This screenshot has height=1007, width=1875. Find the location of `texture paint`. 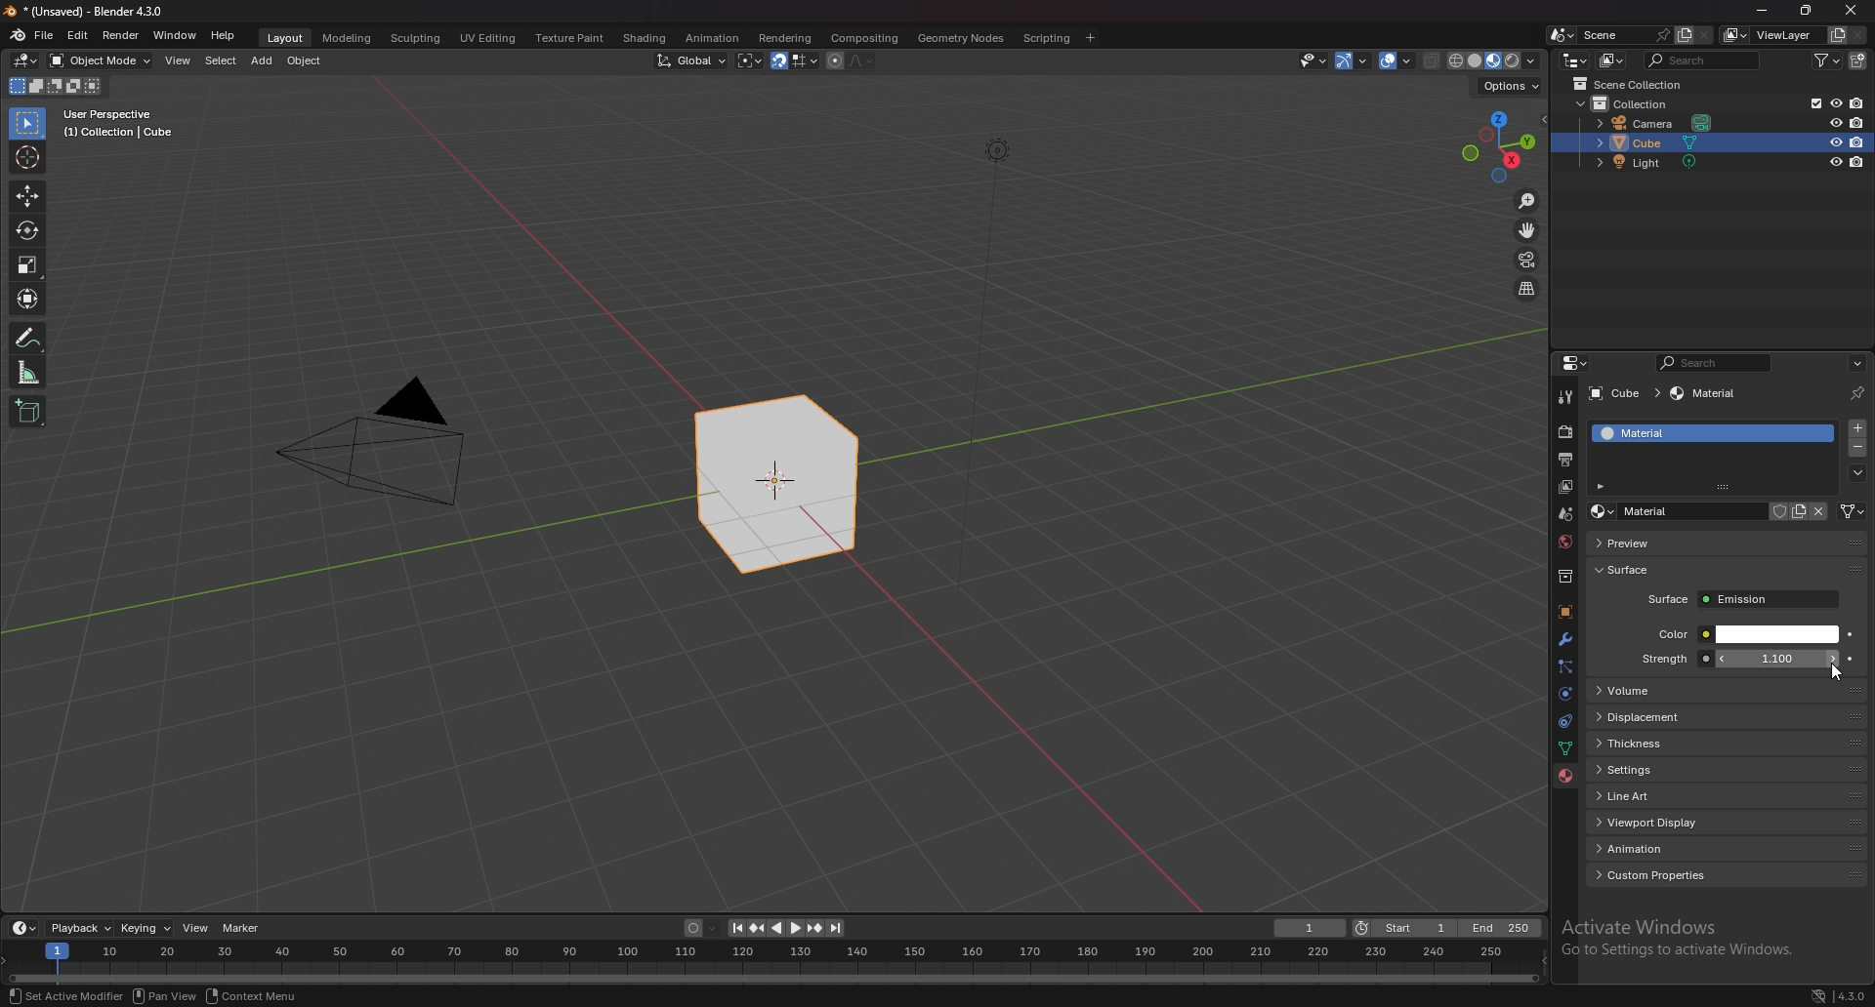

texture paint is located at coordinates (567, 38).